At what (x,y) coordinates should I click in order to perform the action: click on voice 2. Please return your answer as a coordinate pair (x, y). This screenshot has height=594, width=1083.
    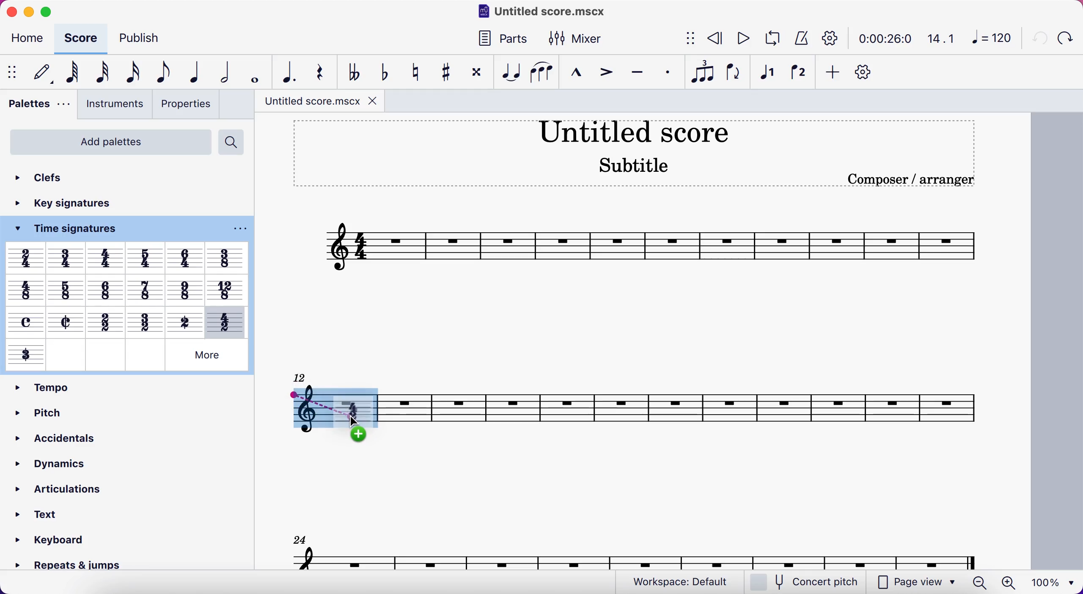
    Looking at the image, I should click on (797, 71).